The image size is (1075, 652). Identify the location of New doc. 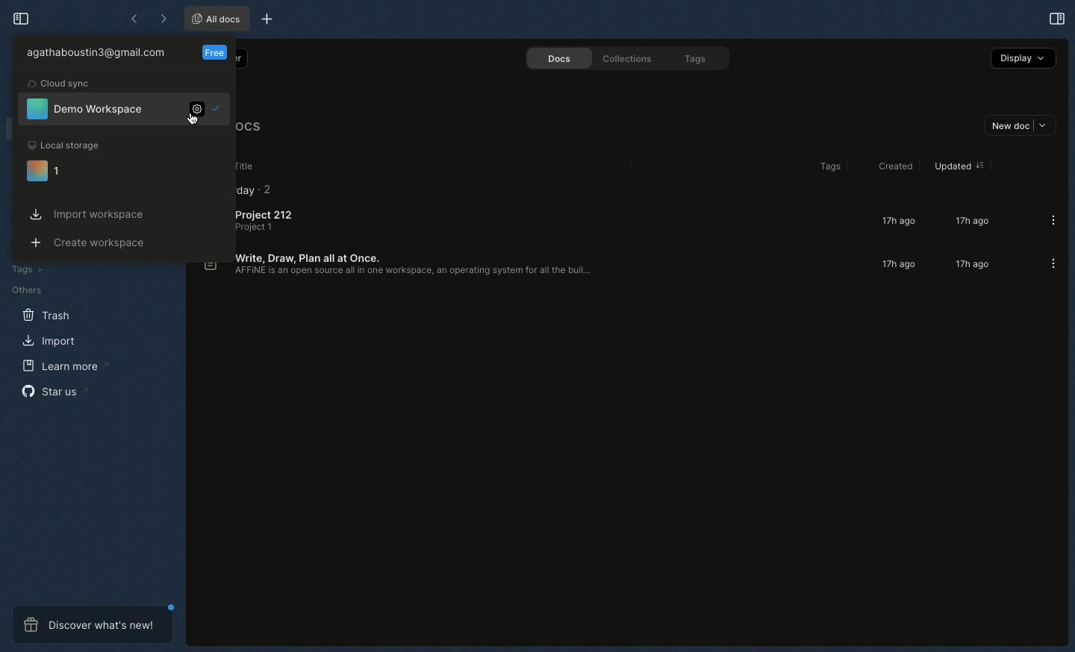
(1018, 126).